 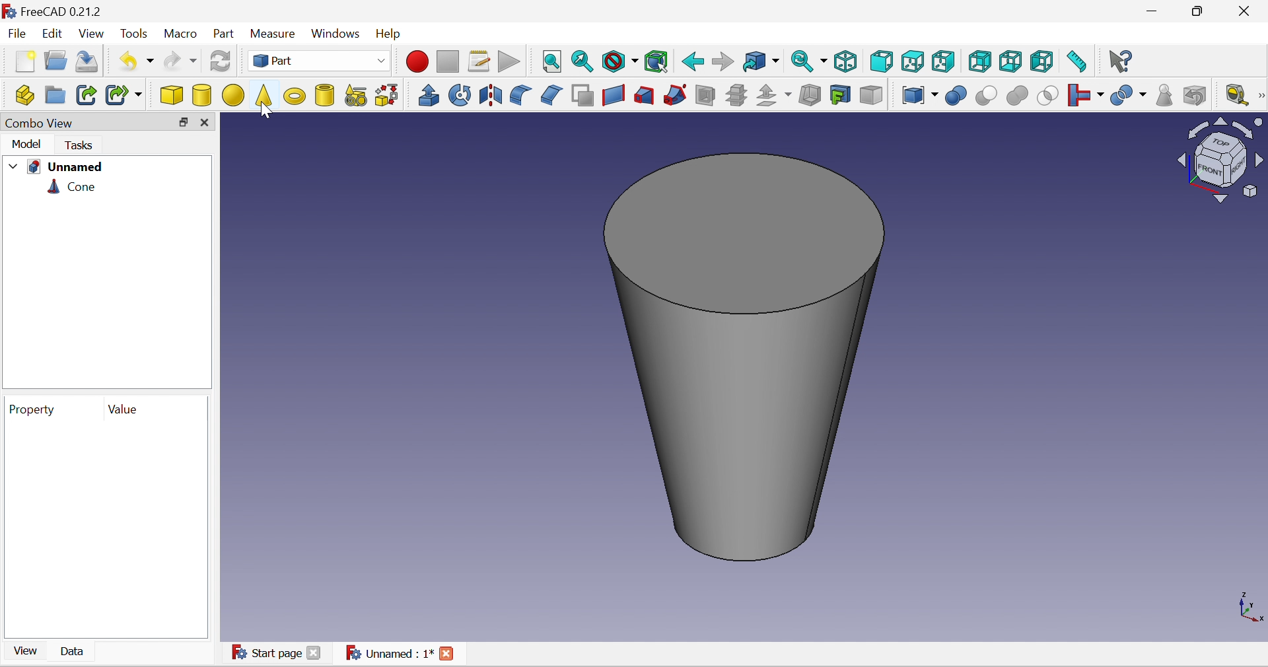 I want to click on Create group, so click(x=55, y=95).